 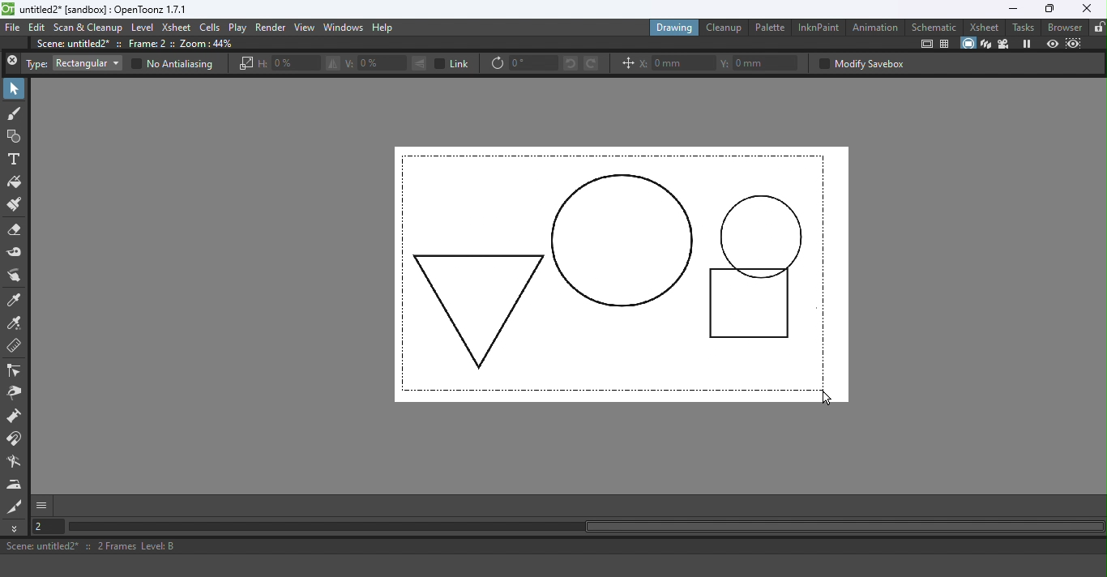 I want to click on Pump tool, so click(x=15, y=417).